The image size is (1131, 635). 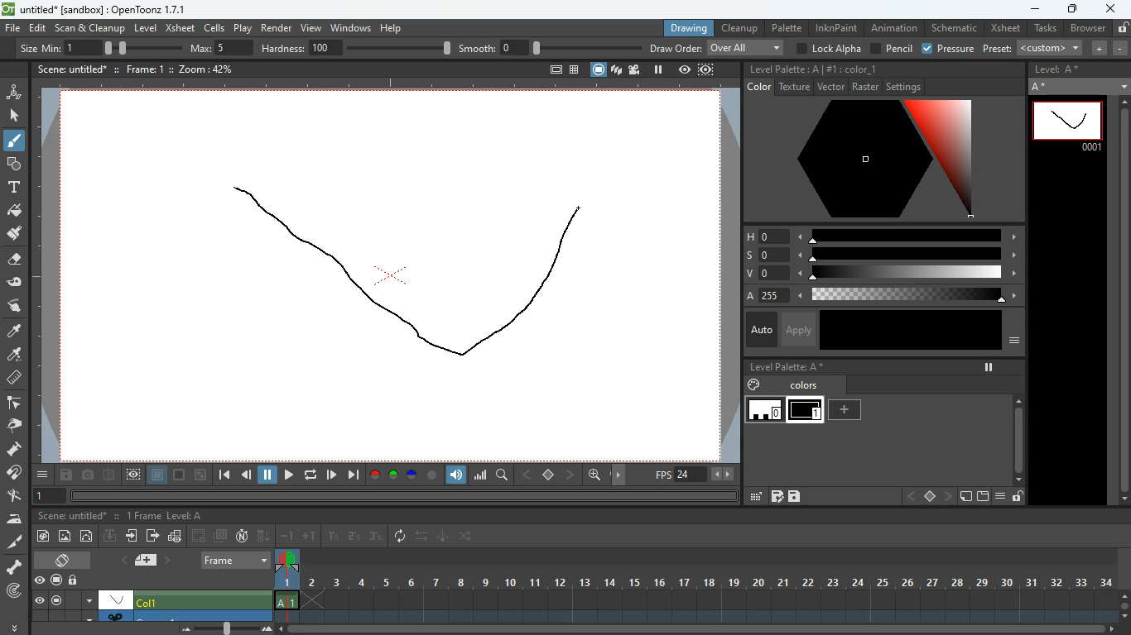 I want to click on browser, so click(x=1087, y=29).